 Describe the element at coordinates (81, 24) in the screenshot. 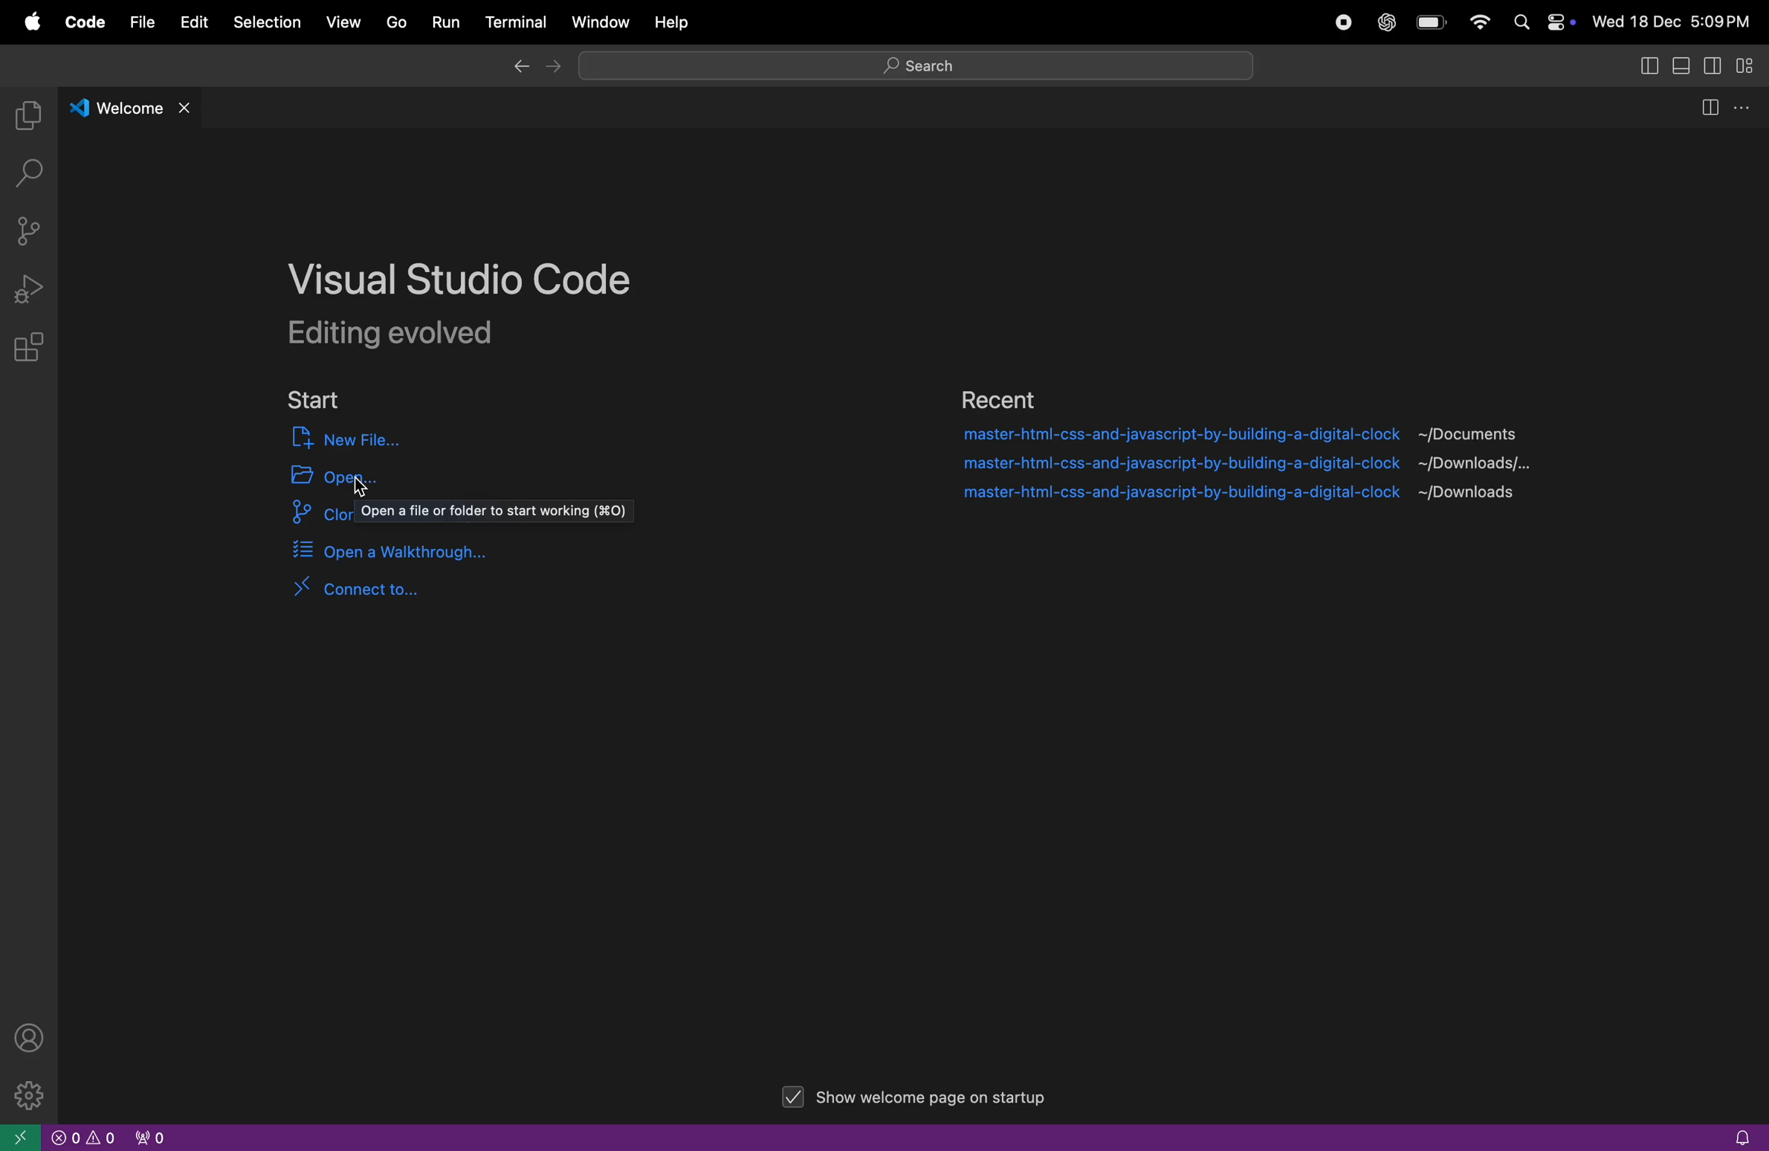

I see `code` at that location.